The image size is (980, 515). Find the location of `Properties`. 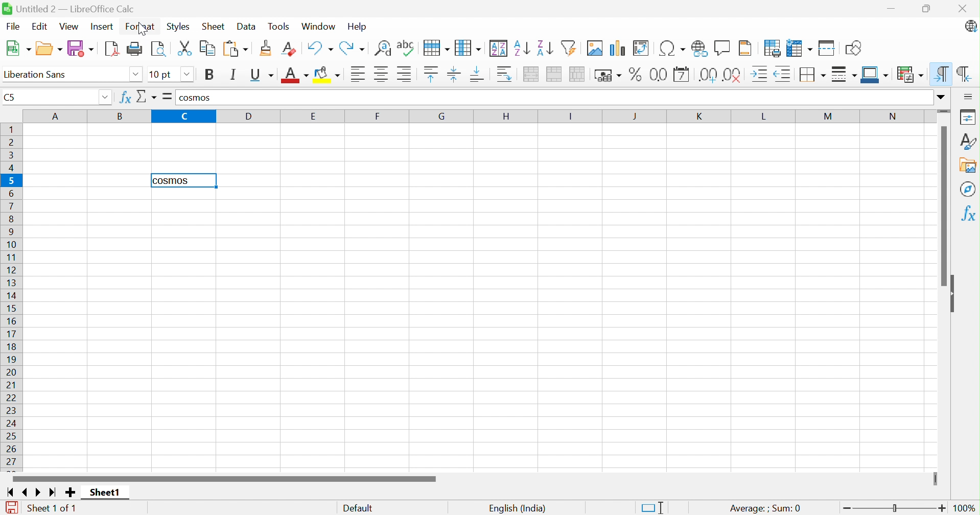

Properties is located at coordinates (969, 117).